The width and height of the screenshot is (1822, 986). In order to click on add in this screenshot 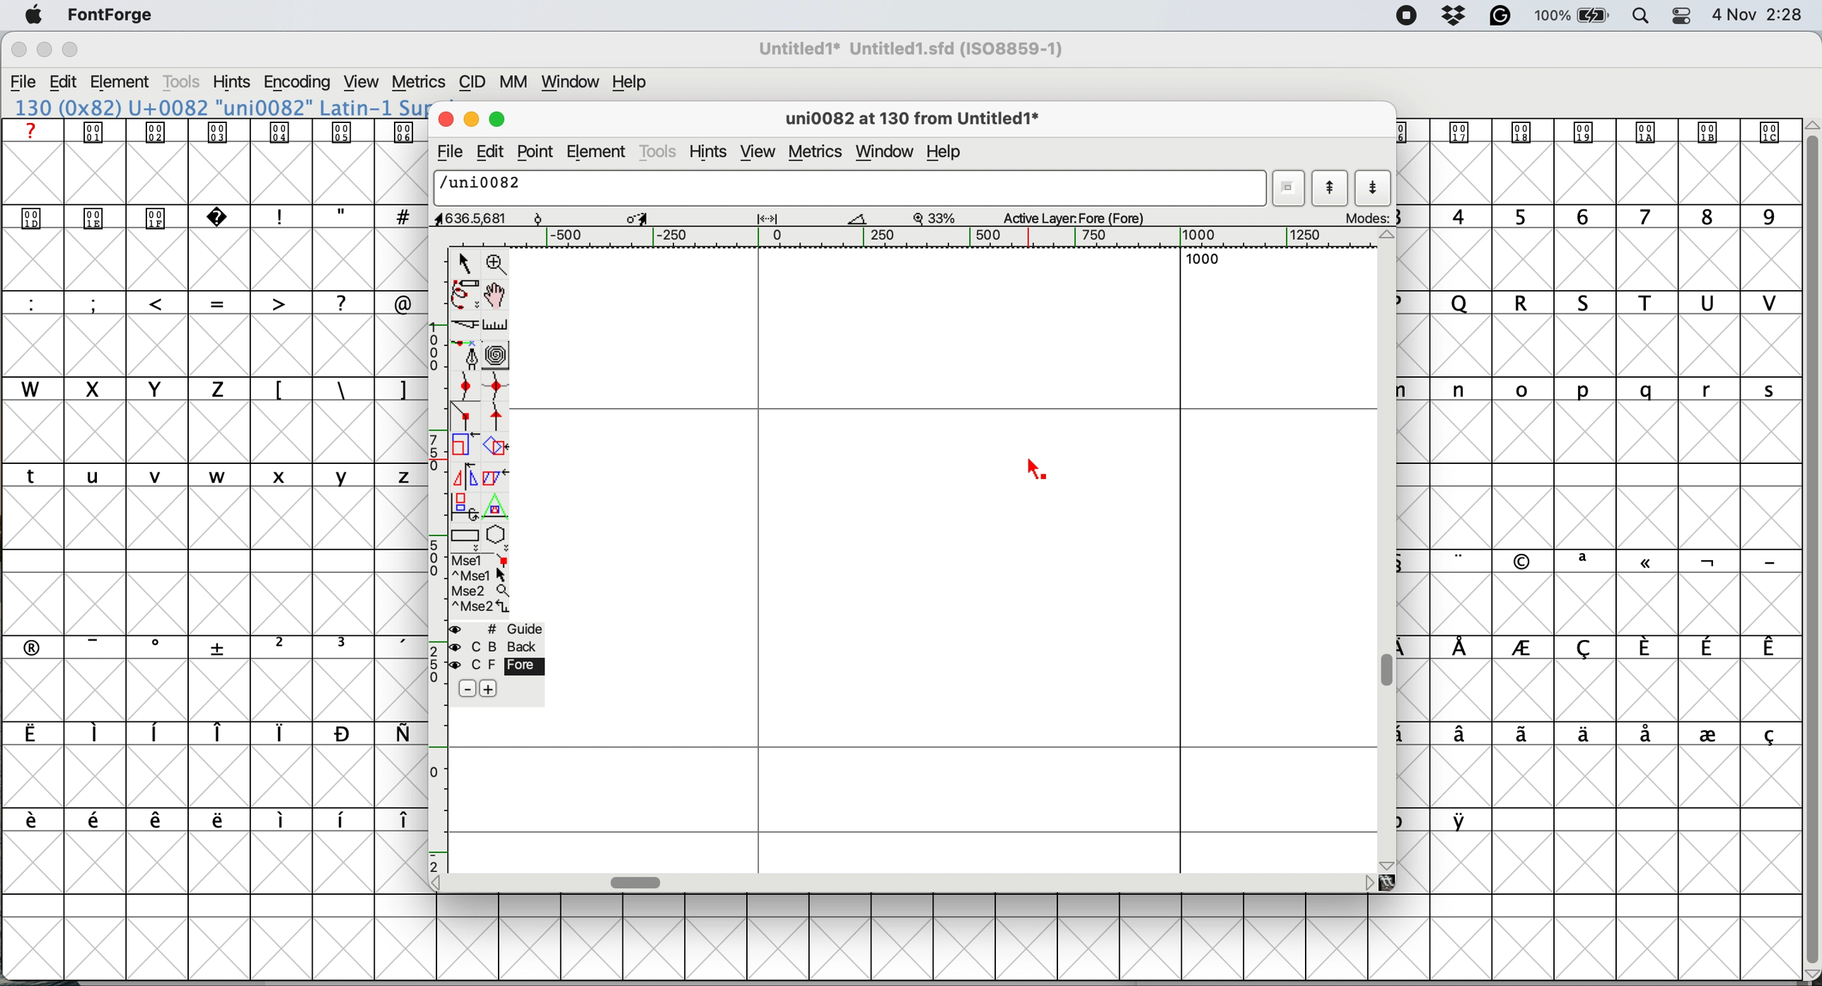, I will do `click(487, 689)`.